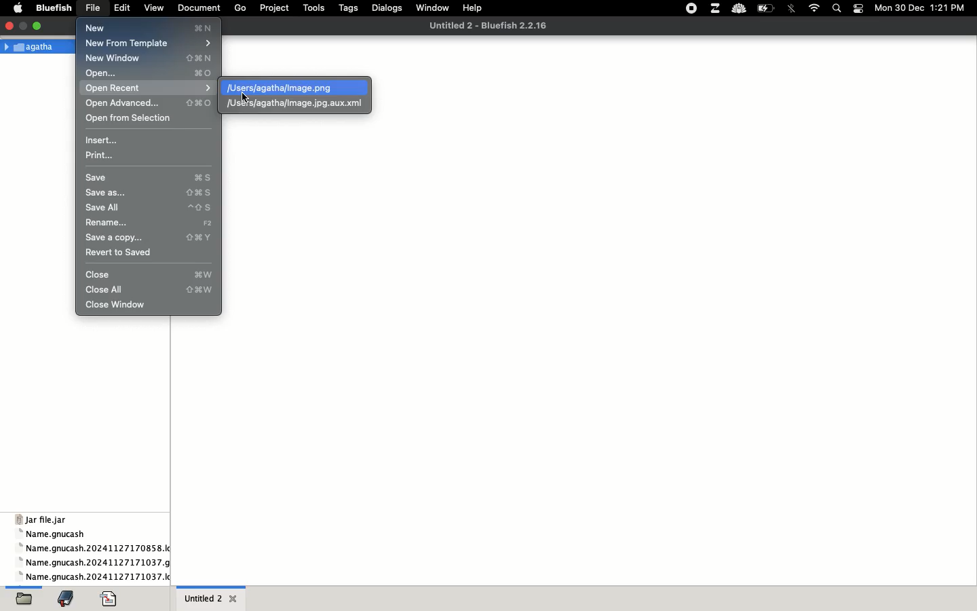 This screenshot has height=611, width=977. Describe the element at coordinates (109, 599) in the screenshot. I see `code` at that location.